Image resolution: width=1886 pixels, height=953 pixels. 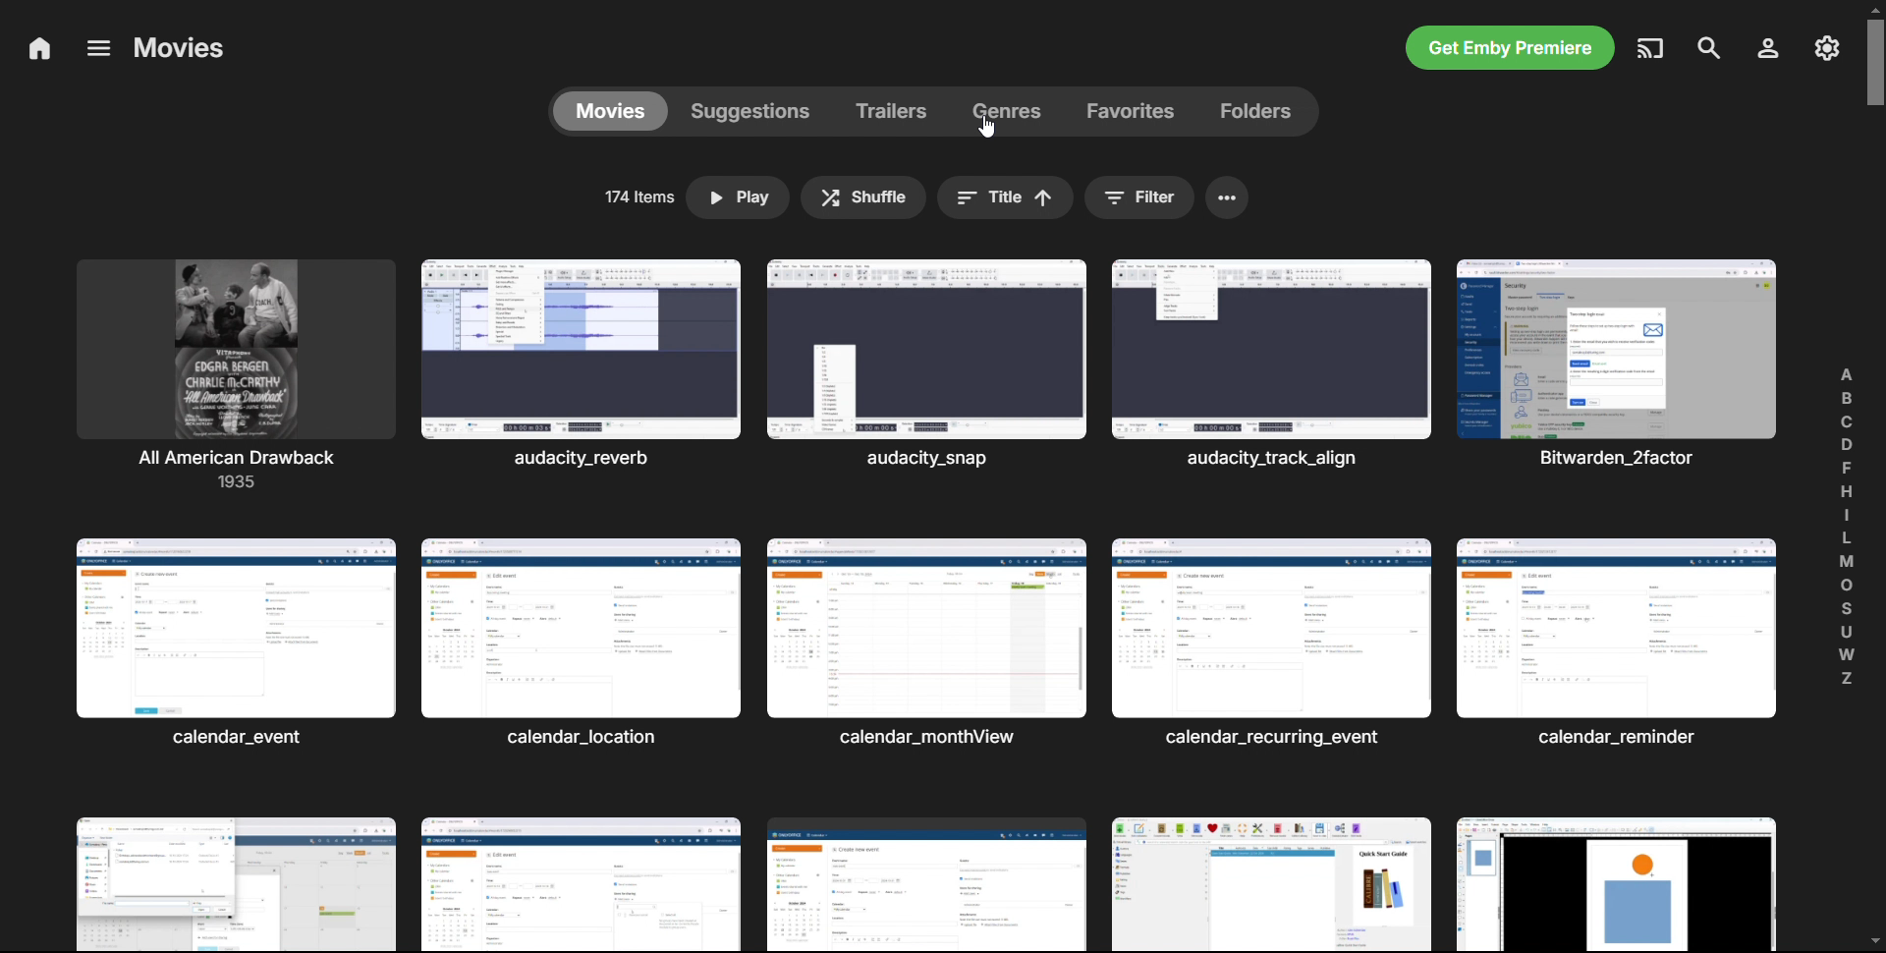 I want to click on calendar_recurring_event, so click(x=1271, y=644).